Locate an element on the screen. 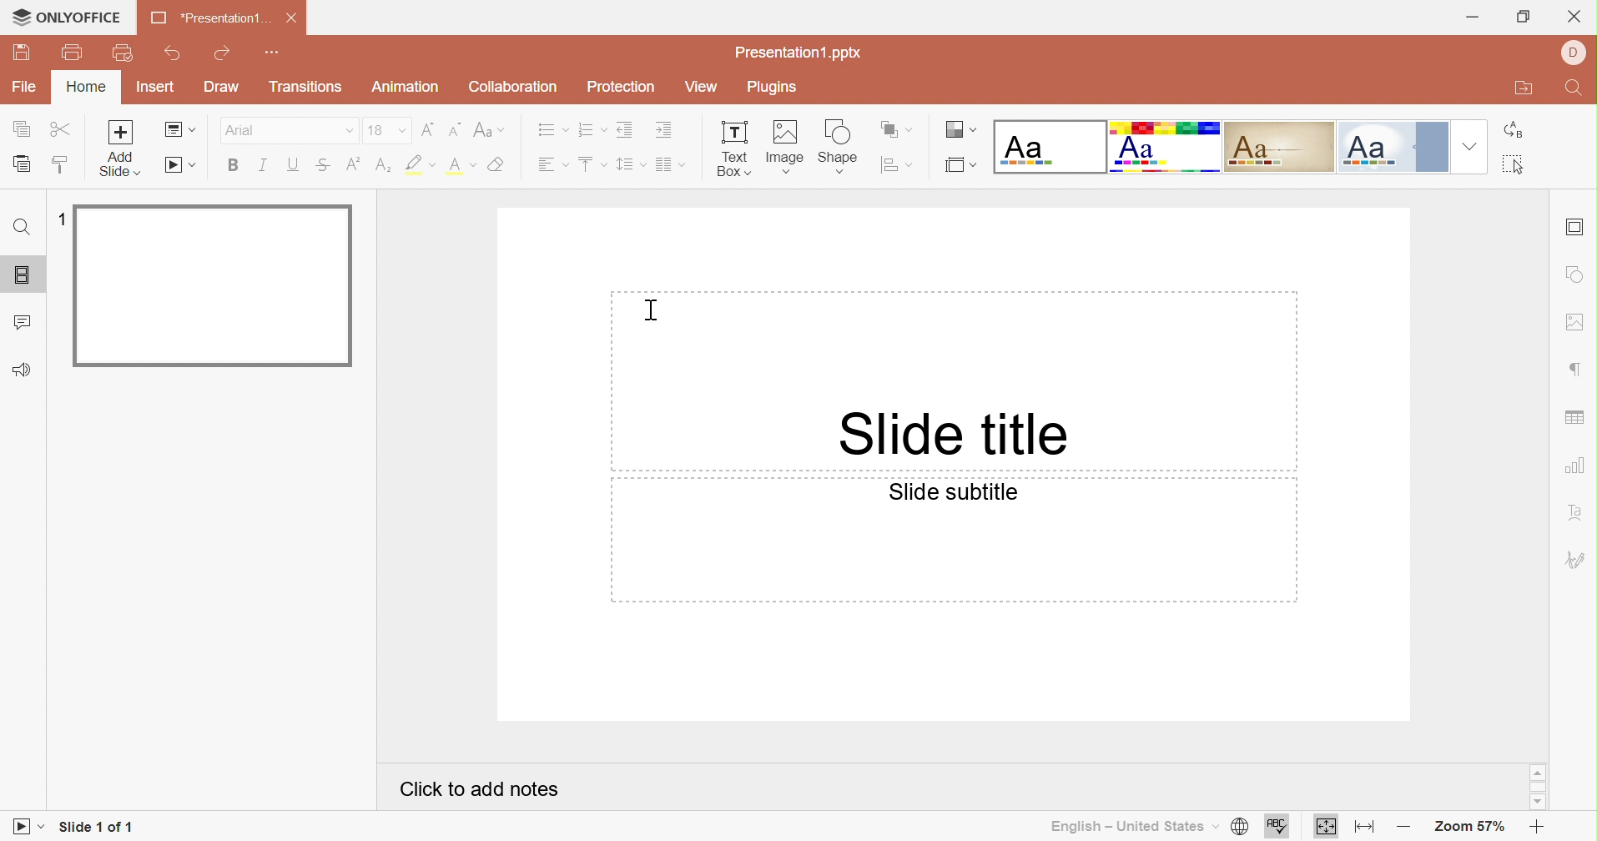  shape settings is located at coordinates (1575, 273).